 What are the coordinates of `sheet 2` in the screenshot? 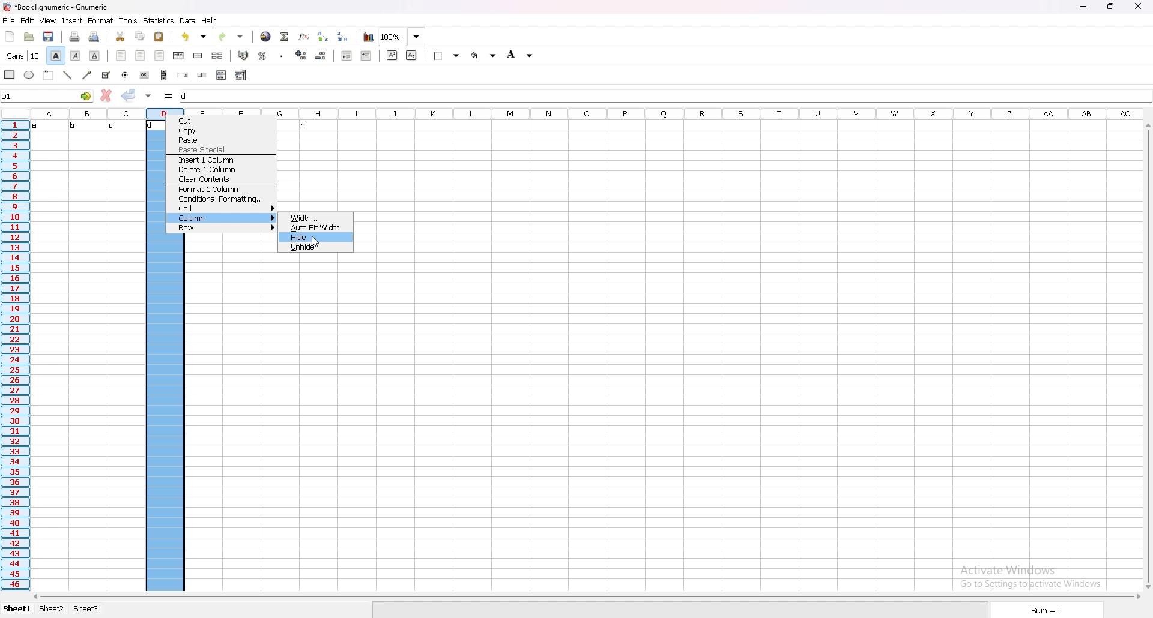 It's located at (51, 608).